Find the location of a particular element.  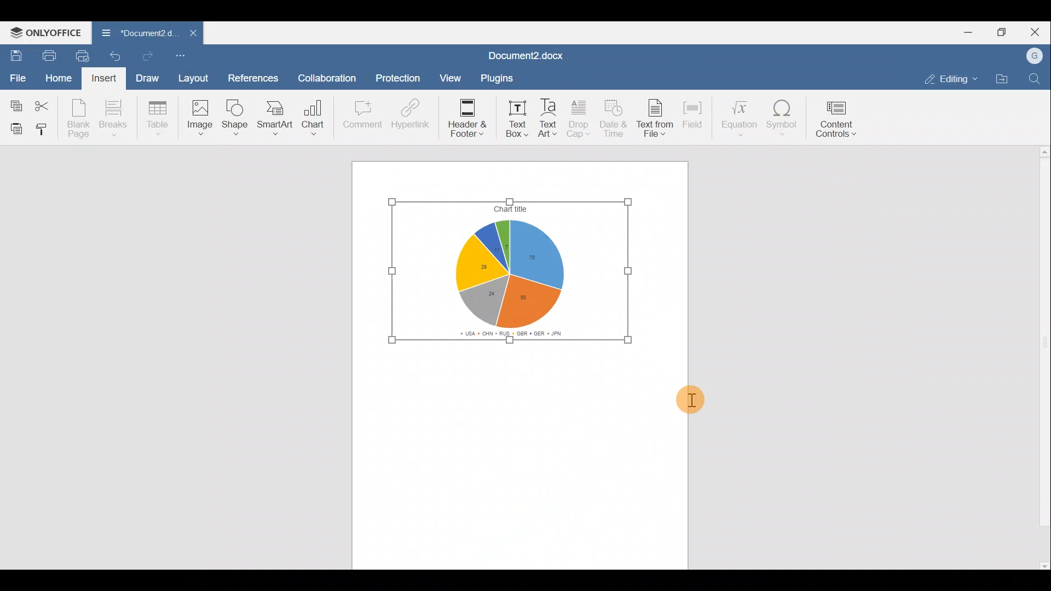

View is located at coordinates (451, 77).